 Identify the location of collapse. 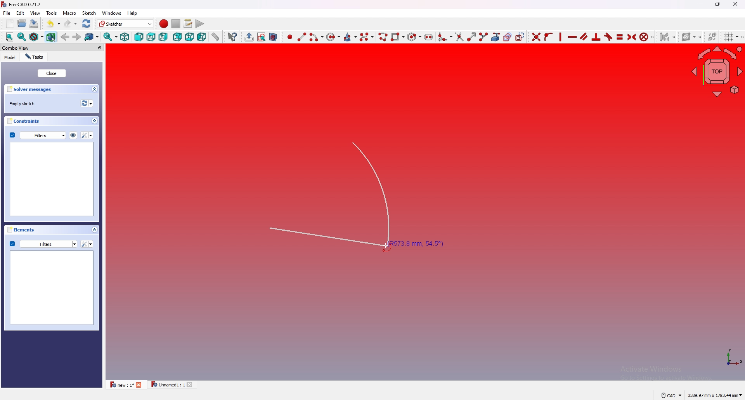
(95, 121).